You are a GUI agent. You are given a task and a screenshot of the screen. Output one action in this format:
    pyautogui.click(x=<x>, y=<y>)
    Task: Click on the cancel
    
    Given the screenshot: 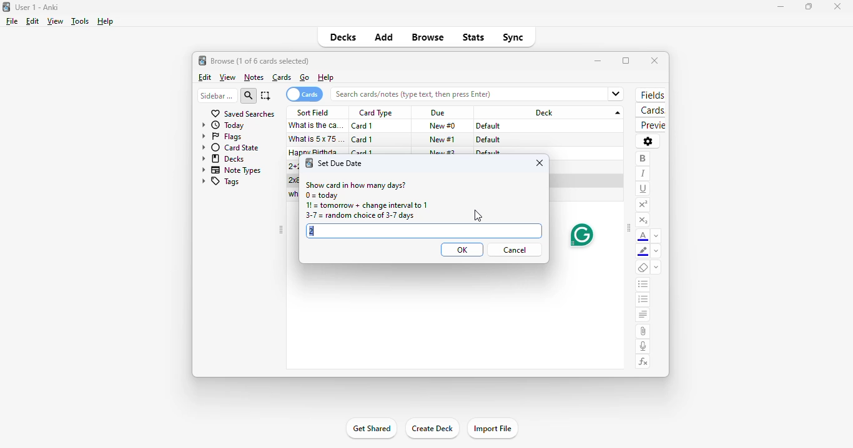 What is the action you would take?
    pyautogui.click(x=515, y=250)
    